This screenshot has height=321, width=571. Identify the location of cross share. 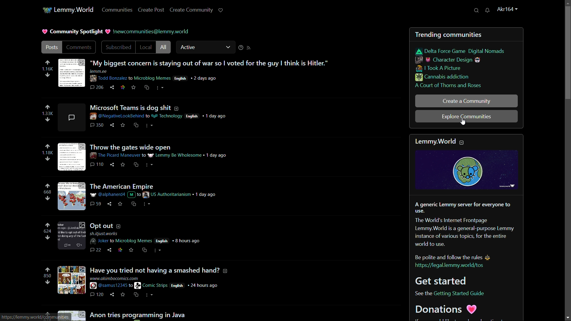
(147, 88).